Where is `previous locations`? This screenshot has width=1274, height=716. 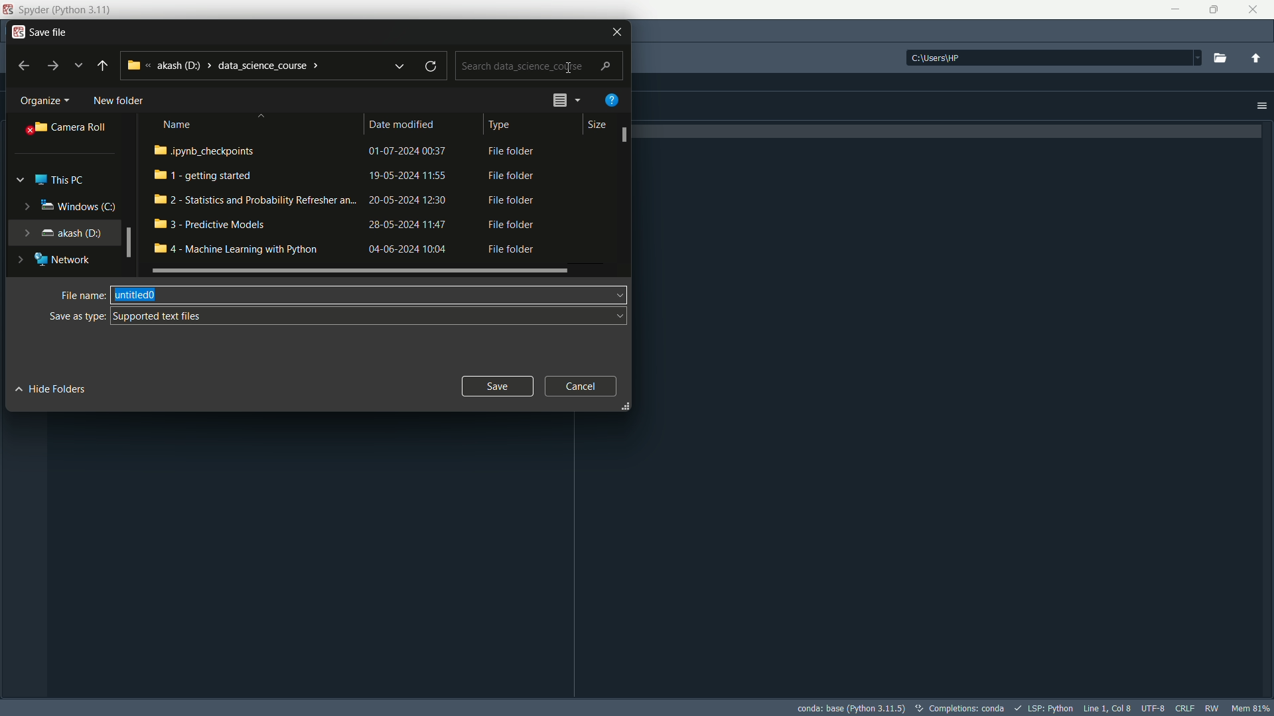
previous locations is located at coordinates (398, 66).